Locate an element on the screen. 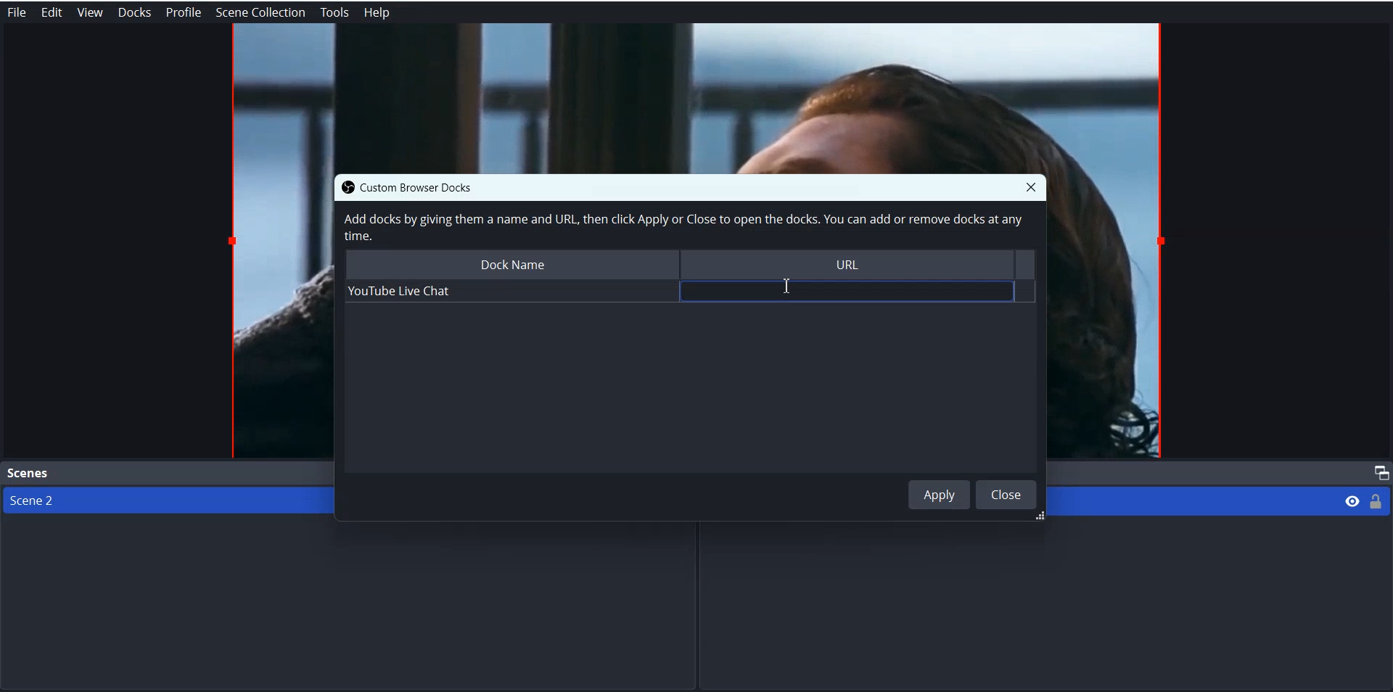  input field is located at coordinates (850, 291).